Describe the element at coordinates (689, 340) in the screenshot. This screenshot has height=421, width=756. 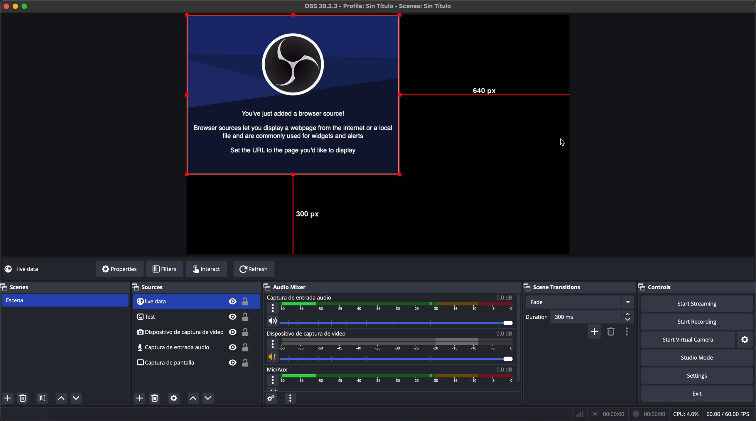
I see `start virtual camera` at that location.